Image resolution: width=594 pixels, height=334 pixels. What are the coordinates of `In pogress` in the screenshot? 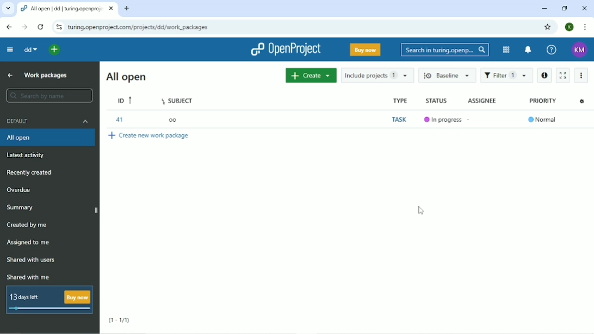 It's located at (442, 120).